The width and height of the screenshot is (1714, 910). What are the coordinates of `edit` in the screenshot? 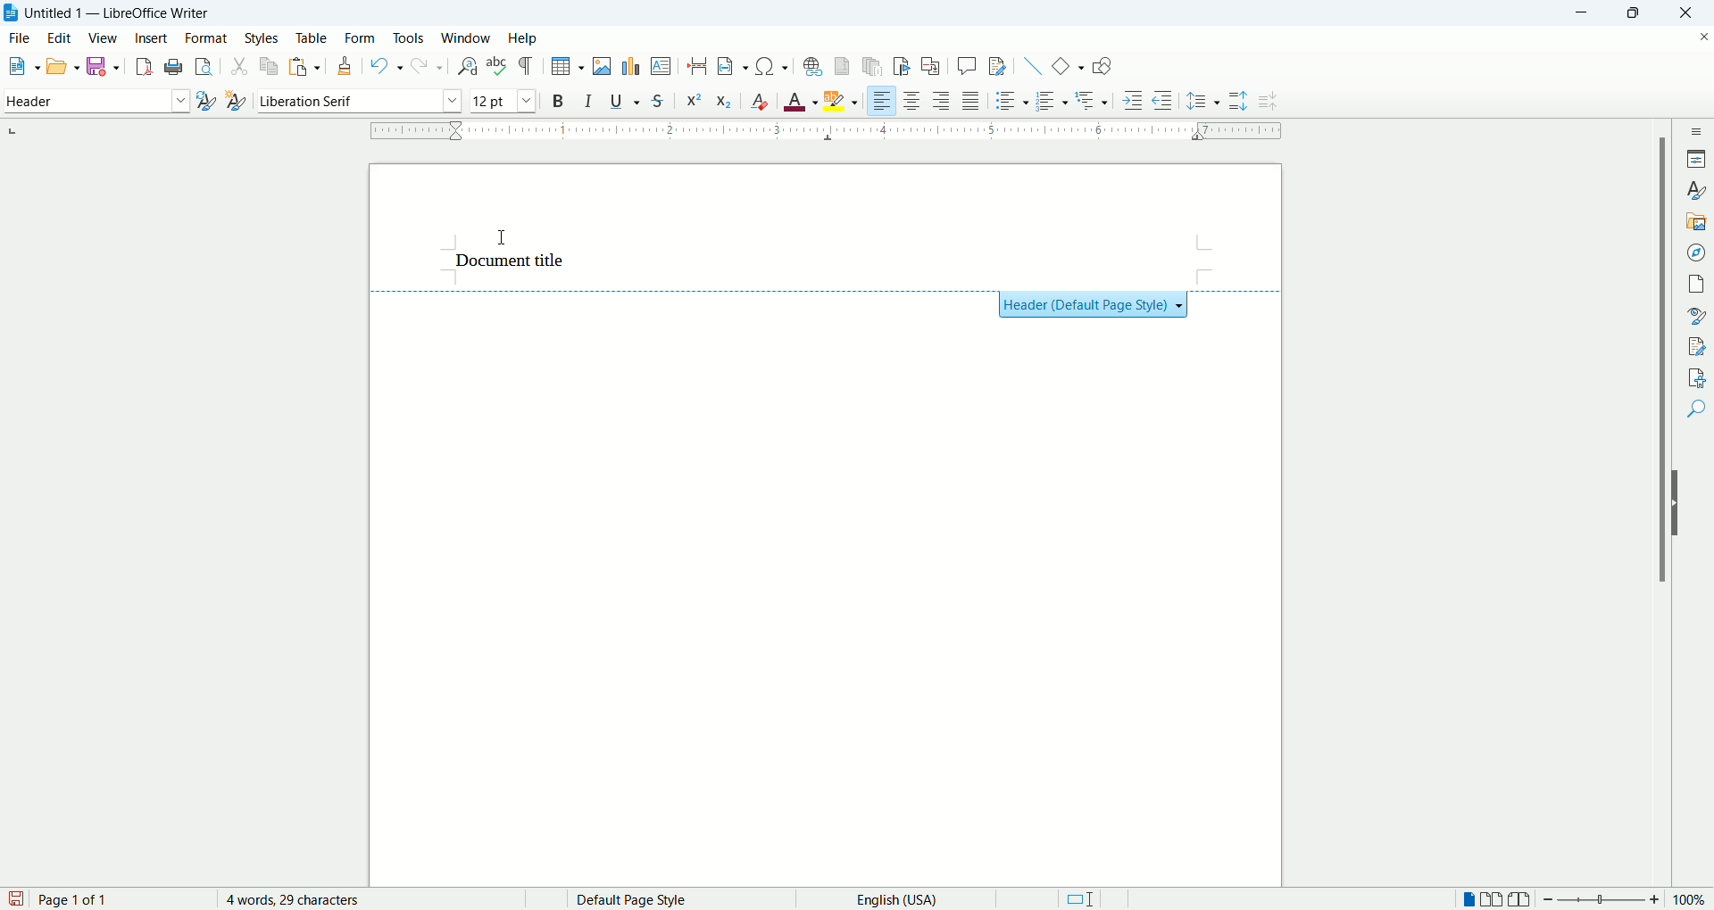 It's located at (57, 39).